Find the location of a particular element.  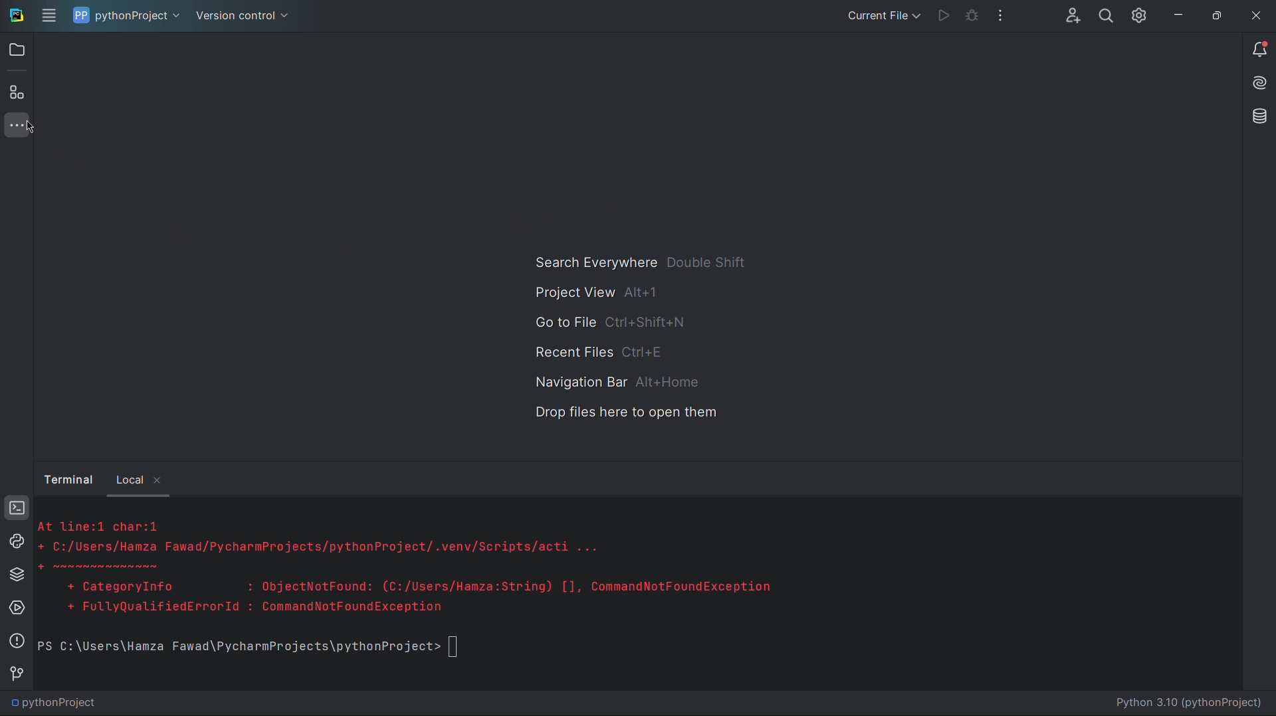

Bug Check is located at coordinates (970, 17).